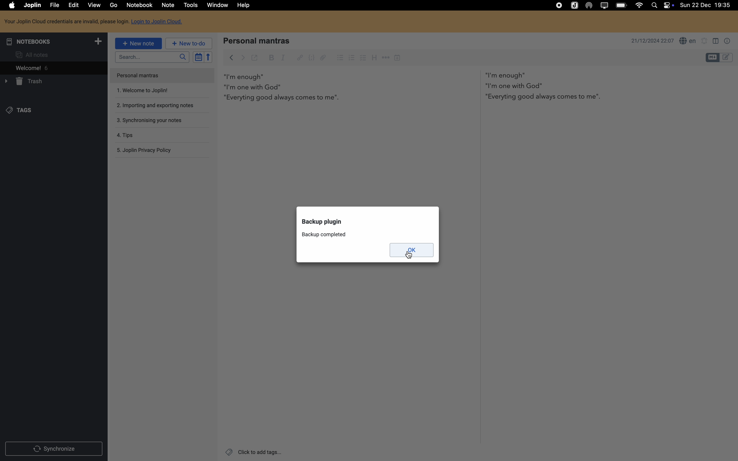 The height and width of the screenshot is (461, 738). Describe the element at coordinates (322, 57) in the screenshot. I see `attach file` at that location.